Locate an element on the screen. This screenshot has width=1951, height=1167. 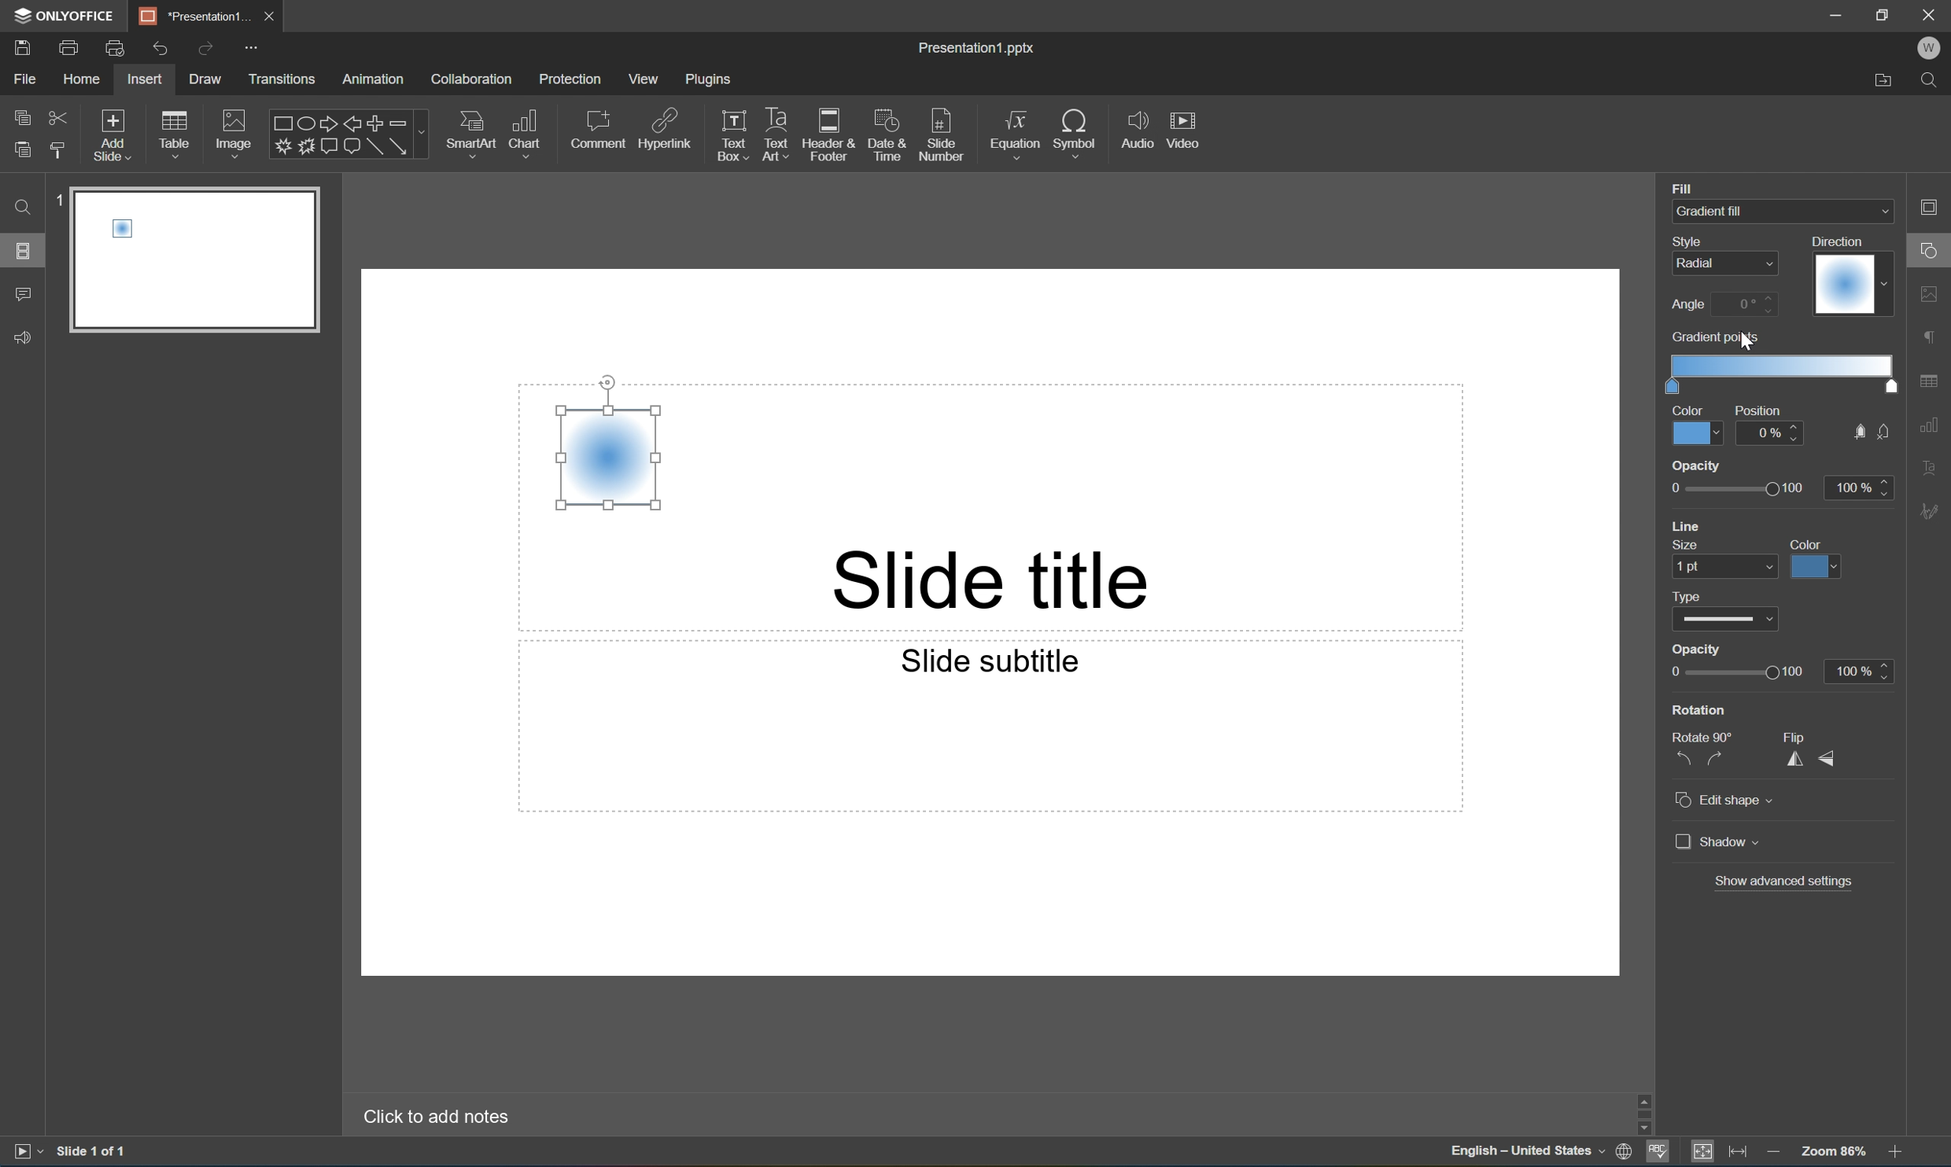
Flip is located at coordinates (1791, 734).